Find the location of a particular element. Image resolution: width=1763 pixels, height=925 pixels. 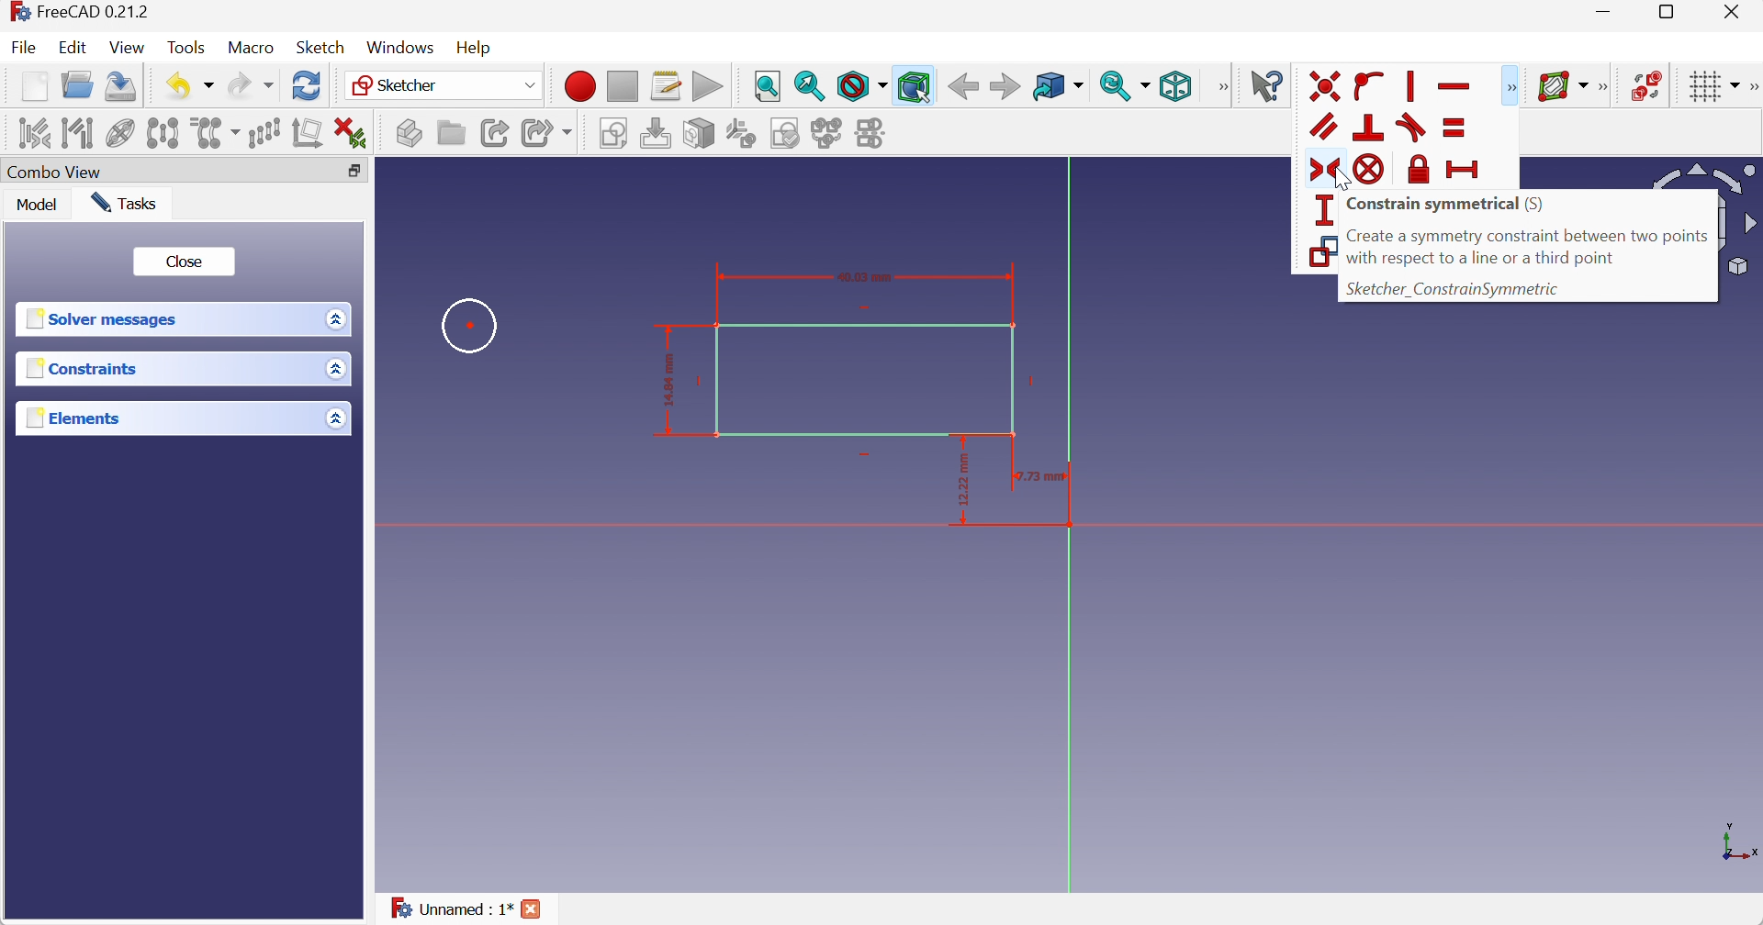

Undo is located at coordinates (193, 87).